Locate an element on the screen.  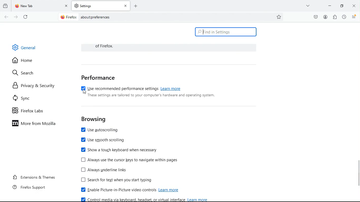
enable picture-in-picture video control learn more is located at coordinates (132, 190).